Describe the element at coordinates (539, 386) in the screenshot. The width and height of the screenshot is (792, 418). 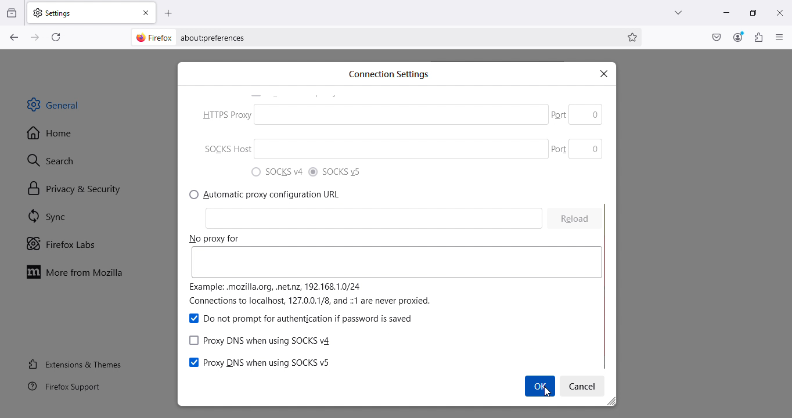
I see `Cursor` at that location.